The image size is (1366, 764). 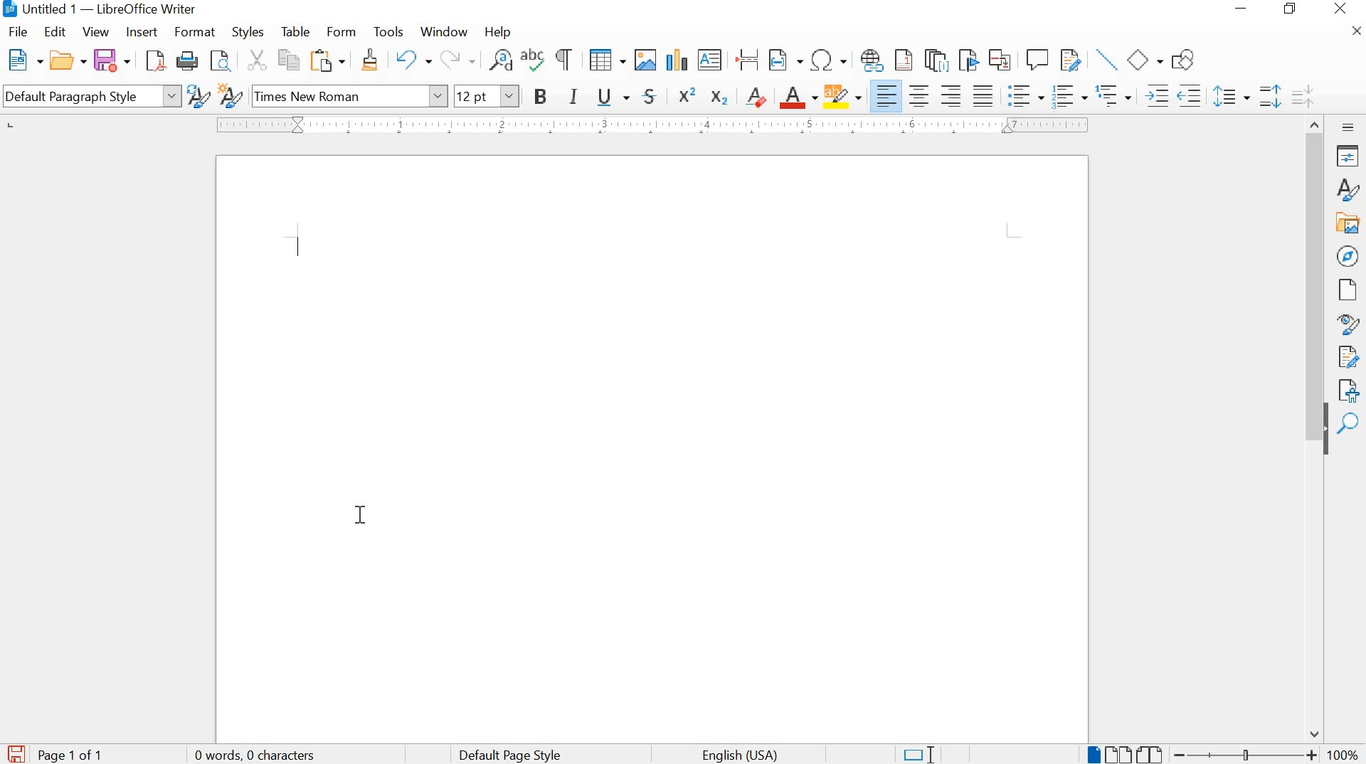 I want to click on INCREASE INDENT, so click(x=1154, y=95).